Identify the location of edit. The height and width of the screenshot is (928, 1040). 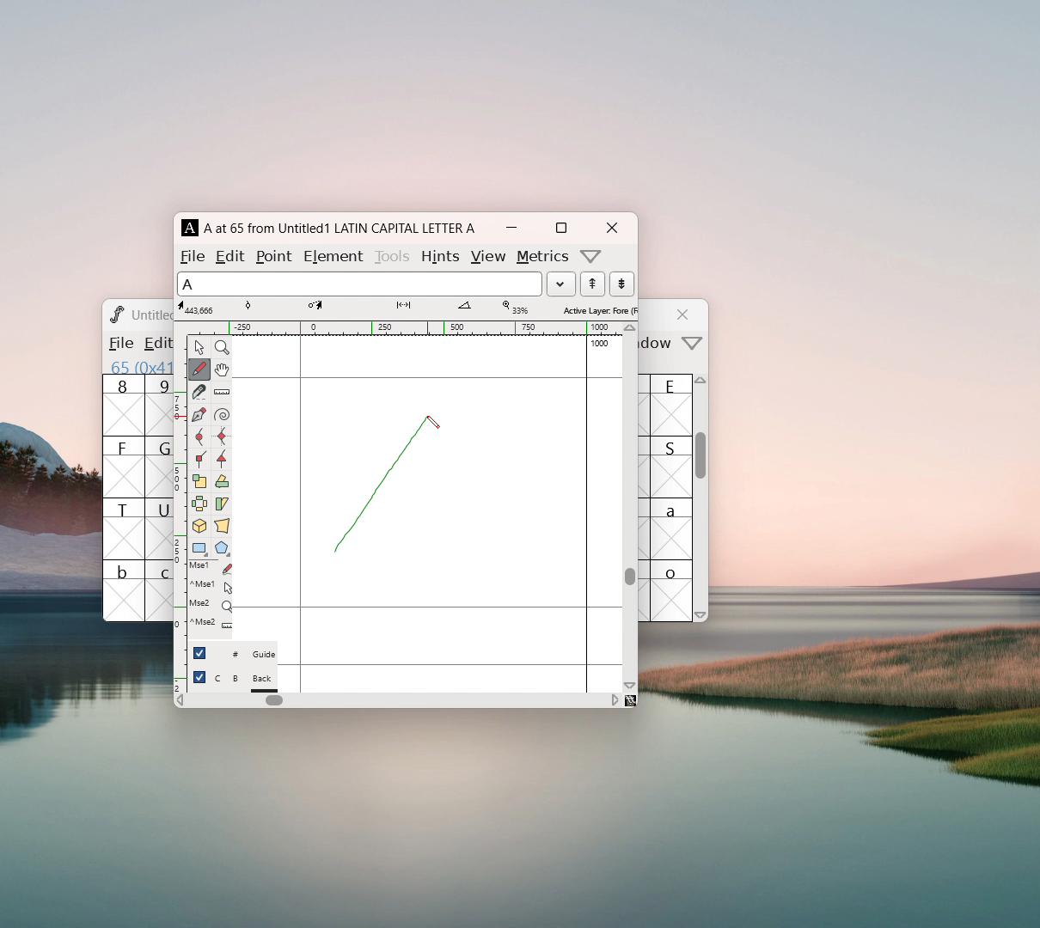
(231, 255).